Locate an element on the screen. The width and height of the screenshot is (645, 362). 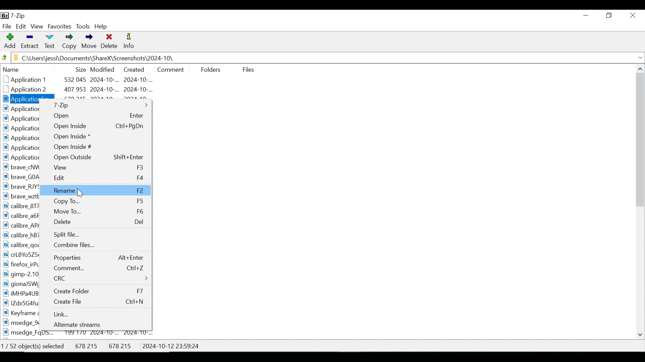
Delete is located at coordinates (96, 221).